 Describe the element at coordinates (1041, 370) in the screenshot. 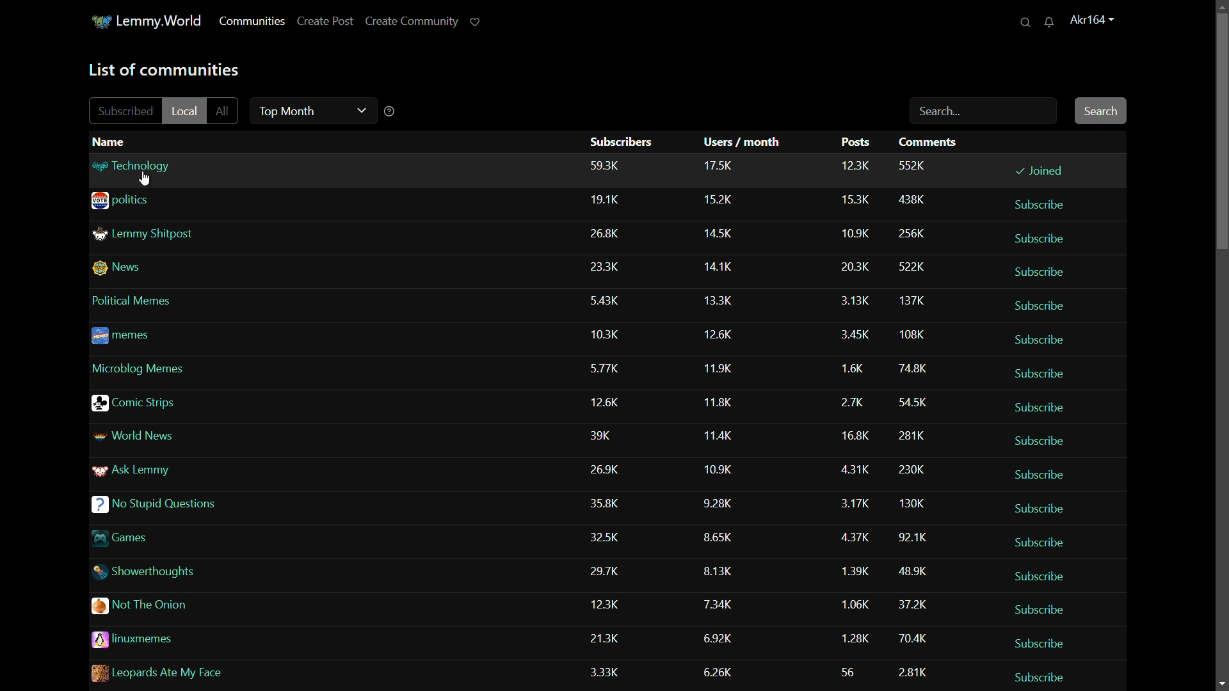

I see `subscribe/unsubscribe` at that location.